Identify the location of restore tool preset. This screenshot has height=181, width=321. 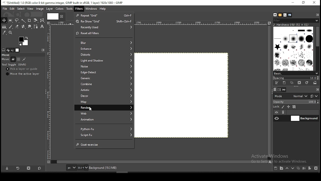
(19, 168).